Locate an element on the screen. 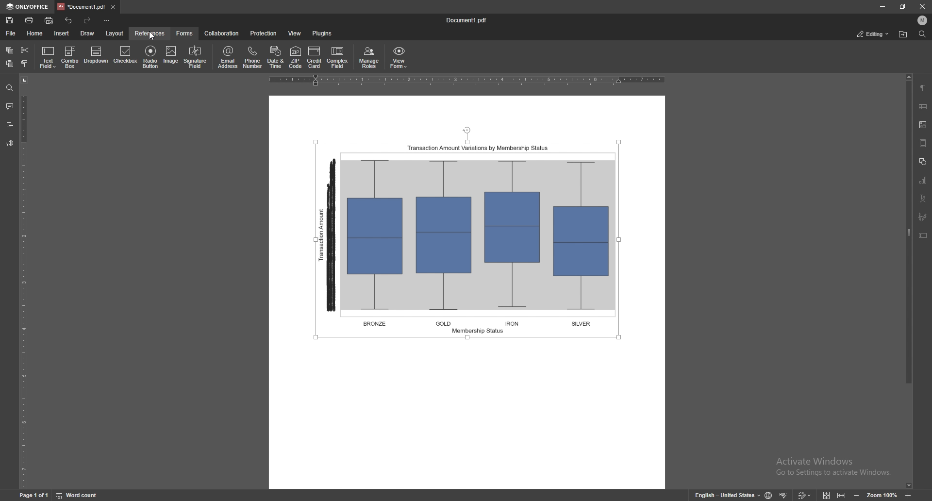  table is located at coordinates (923, 106).